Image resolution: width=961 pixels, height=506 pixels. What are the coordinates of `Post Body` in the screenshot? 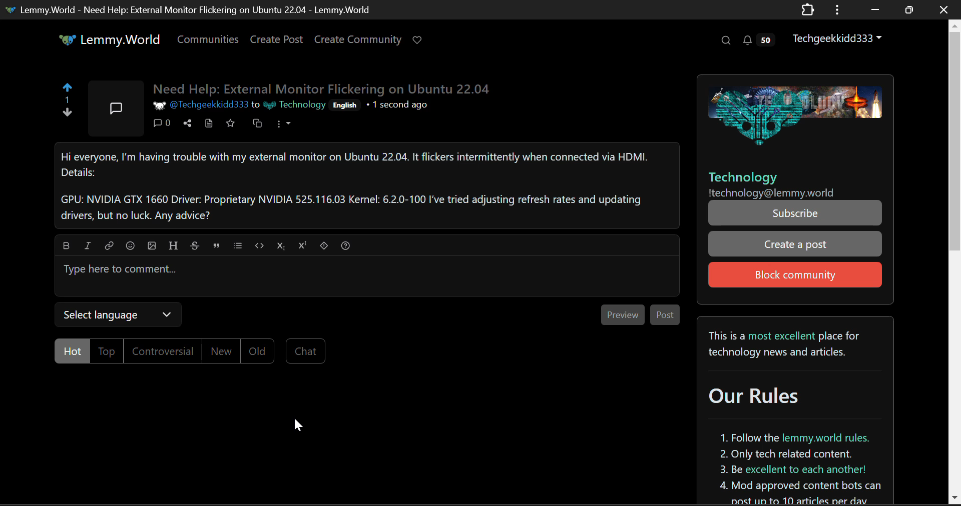 It's located at (367, 185).